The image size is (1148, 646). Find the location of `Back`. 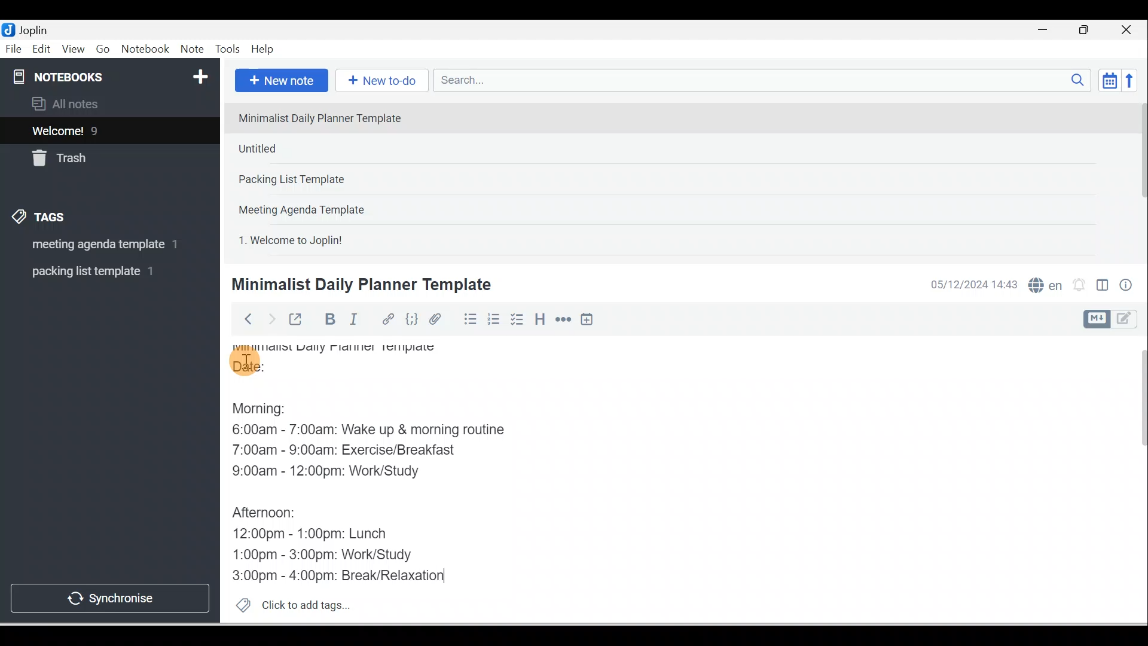

Back is located at coordinates (243, 319).